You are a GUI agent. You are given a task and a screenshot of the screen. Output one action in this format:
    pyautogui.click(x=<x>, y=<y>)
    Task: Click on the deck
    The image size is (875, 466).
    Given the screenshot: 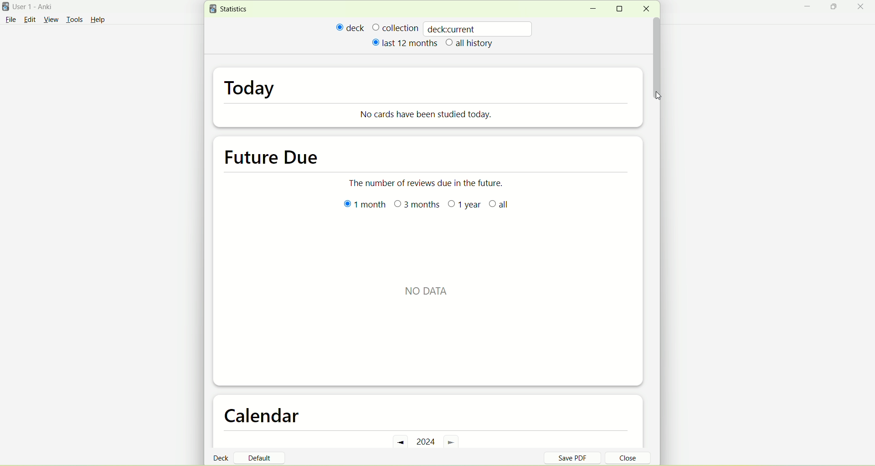 What is the action you would take?
    pyautogui.click(x=350, y=27)
    